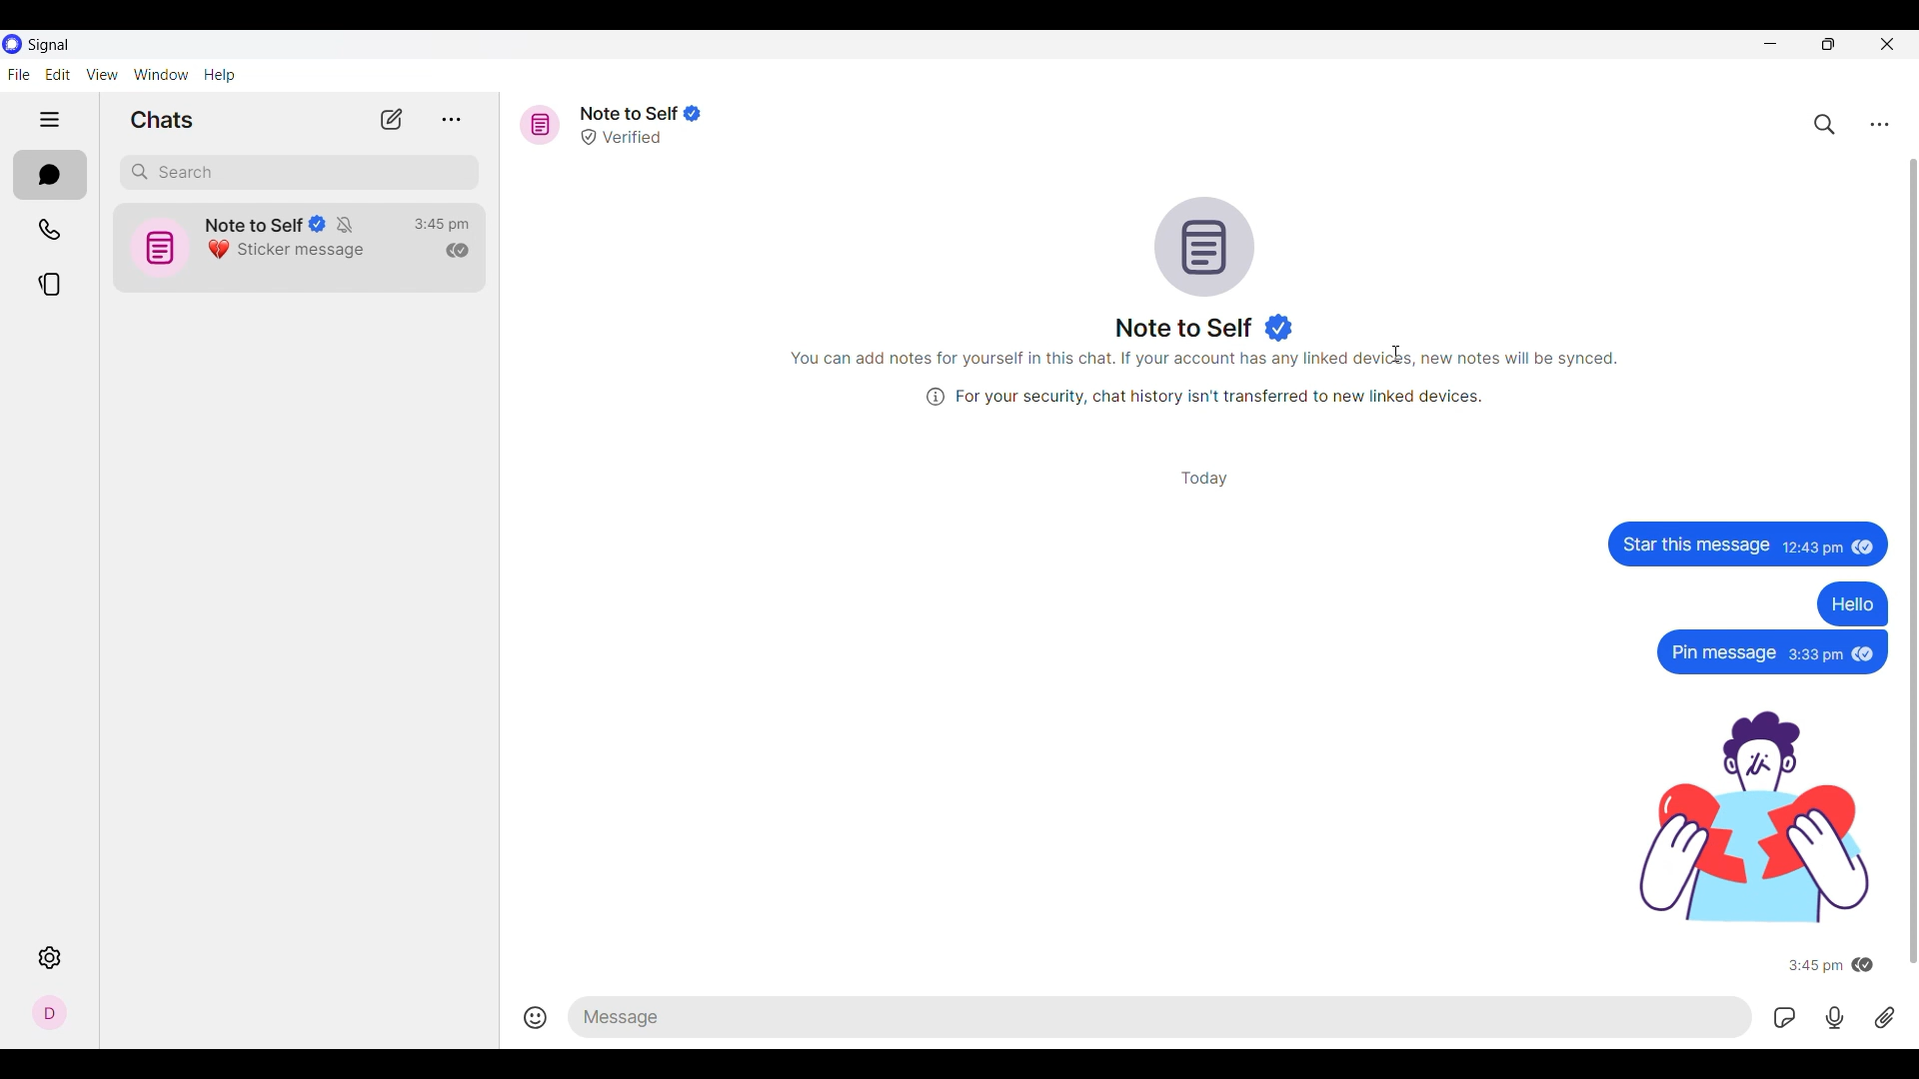 Image resolution: width=1919 pixels, height=1079 pixels. I want to click on Minimize, so click(1771, 43).